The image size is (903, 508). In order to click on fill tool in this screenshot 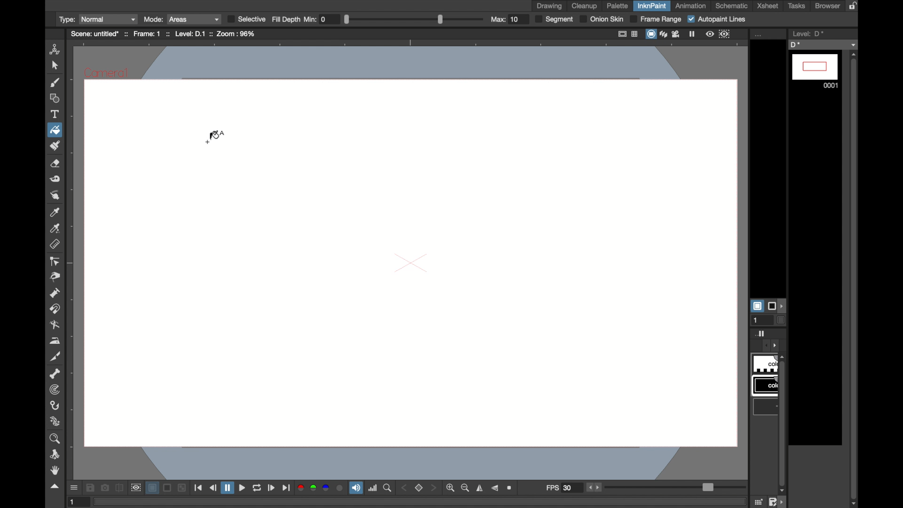, I will do `click(56, 130)`.